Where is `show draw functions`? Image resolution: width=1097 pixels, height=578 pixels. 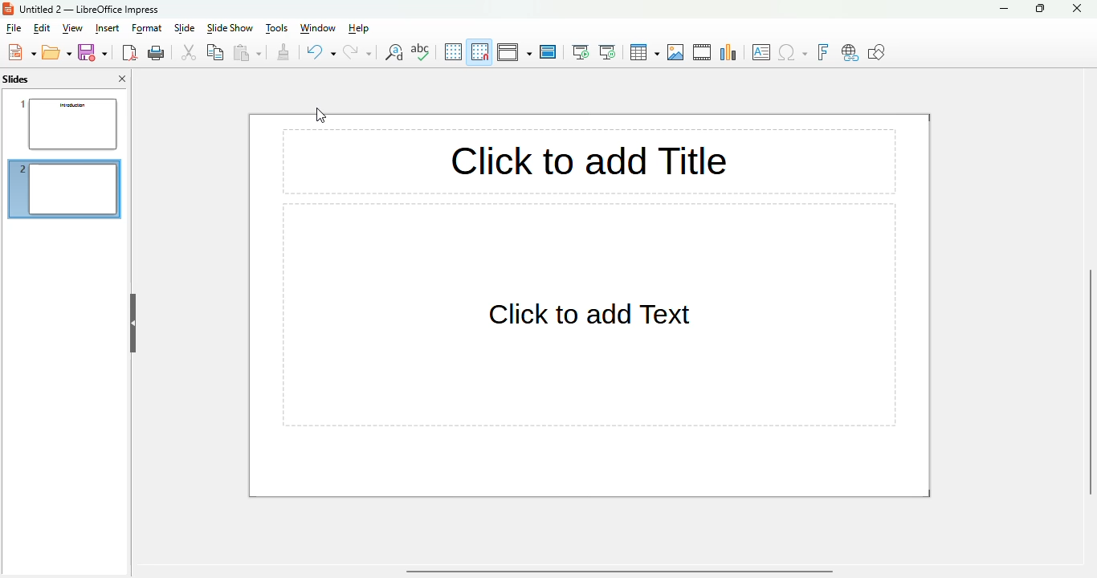
show draw functions is located at coordinates (876, 51).